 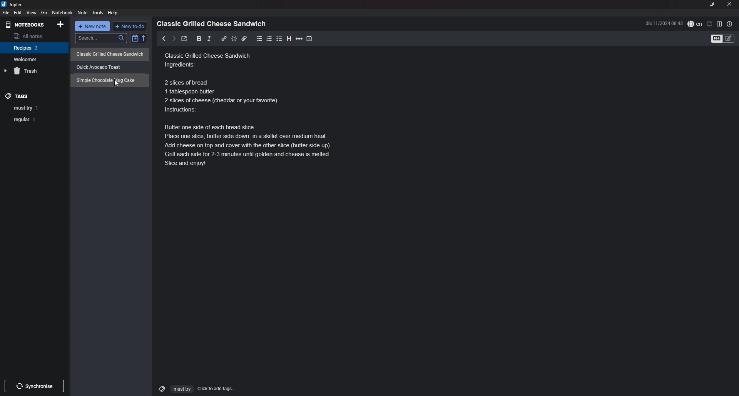 What do you see at coordinates (664, 23) in the screenshot?
I see `time` at bounding box center [664, 23].